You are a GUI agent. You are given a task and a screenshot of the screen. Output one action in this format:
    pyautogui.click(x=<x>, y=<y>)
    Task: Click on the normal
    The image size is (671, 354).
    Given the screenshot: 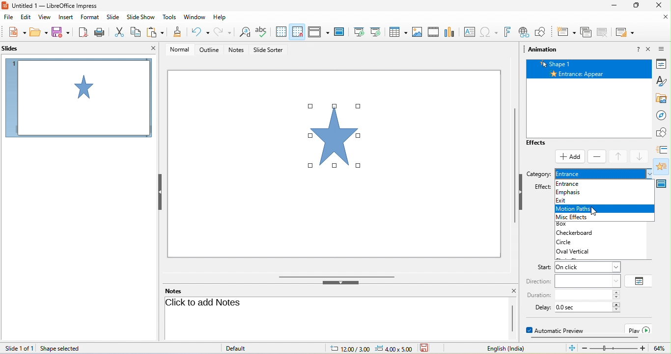 What is the action you would take?
    pyautogui.click(x=181, y=51)
    